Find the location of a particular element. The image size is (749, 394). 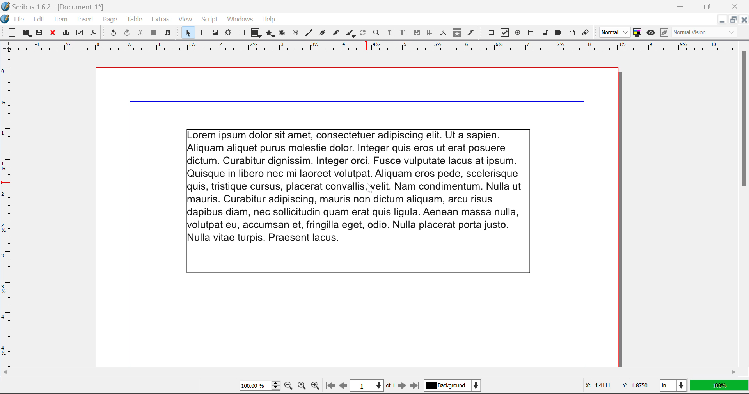

Zoom to 100% is located at coordinates (302, 387).